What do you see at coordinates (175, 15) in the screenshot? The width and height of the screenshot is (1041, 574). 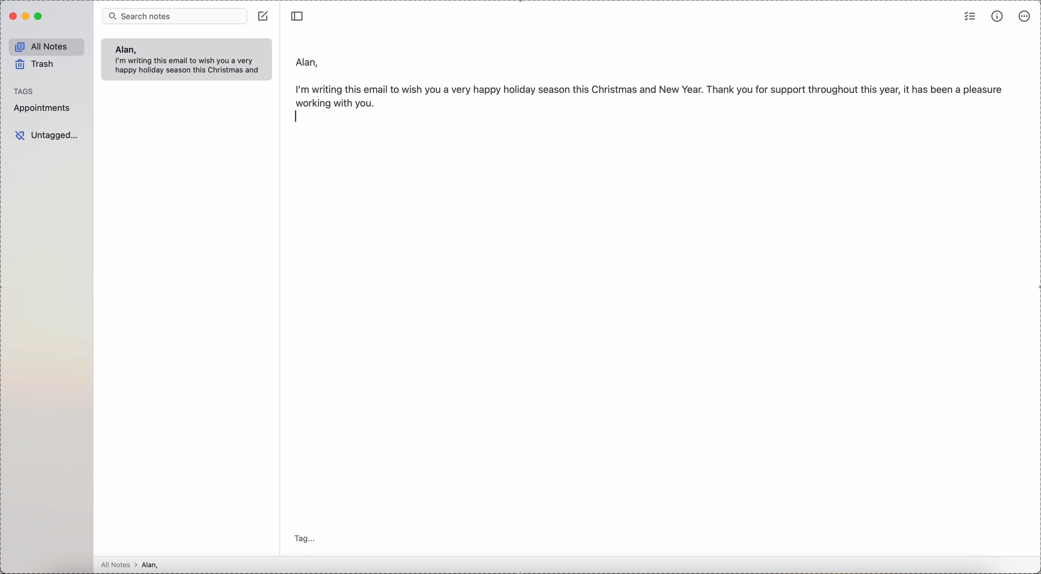 I see `search bar` at bounding box center [175, 15].